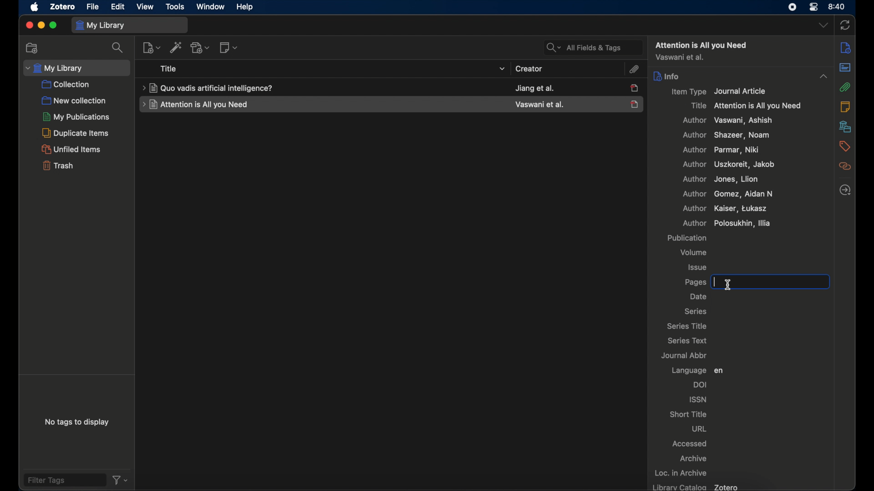 This screenshot has width=874, height=491. Describe the element at coordinates (845, 86) in the screenshot. I see `attachment` at that location.